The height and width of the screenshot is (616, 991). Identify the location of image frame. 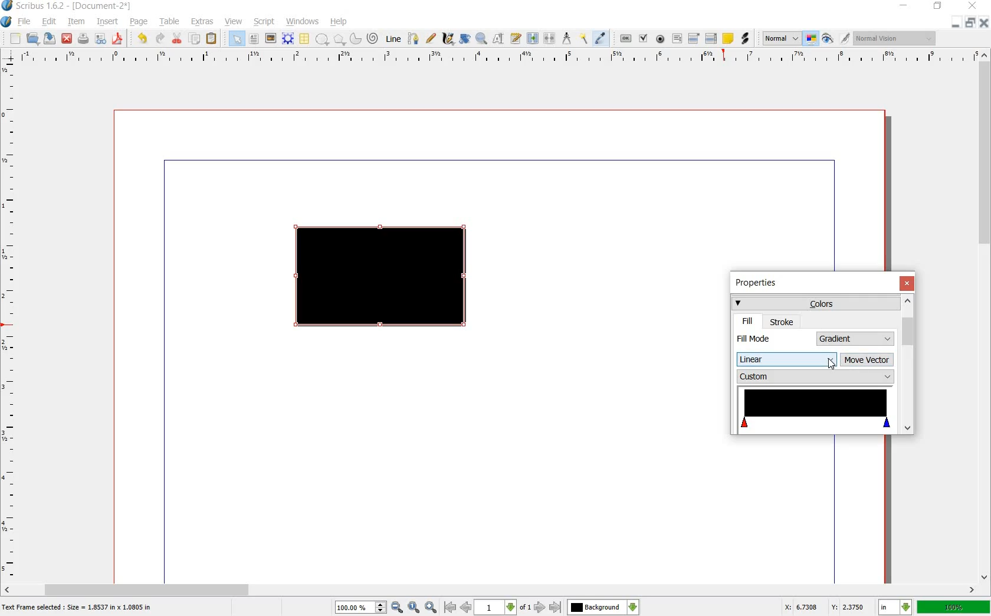
(270, 38).